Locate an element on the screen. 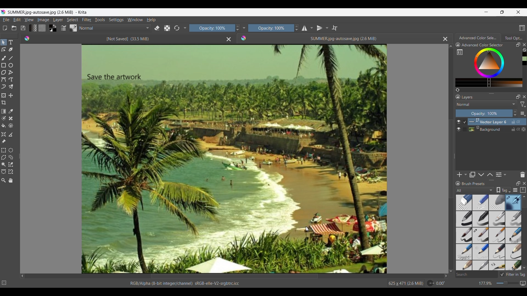 The height and width of the screenshot is (296, 527). Polygon selection tool is located at coordinates (4, 157).